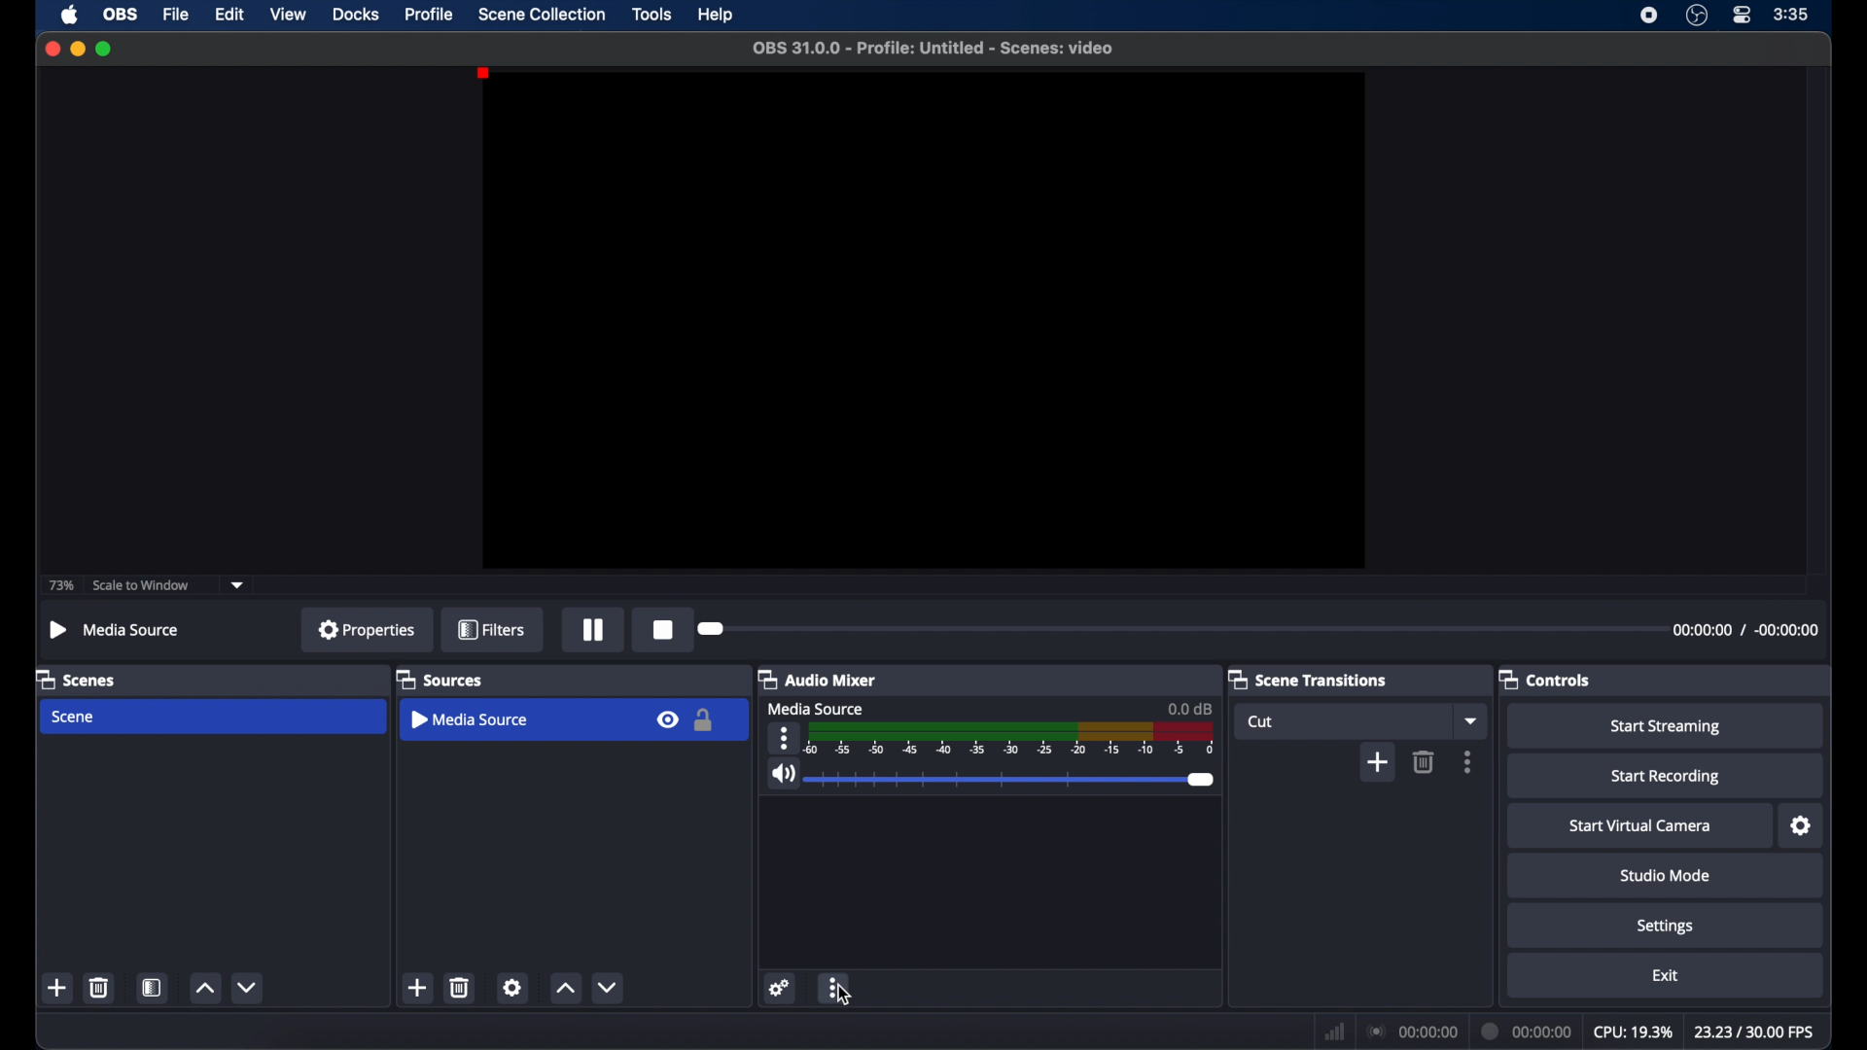  I want to click on studio mode, so click(1667, 875).